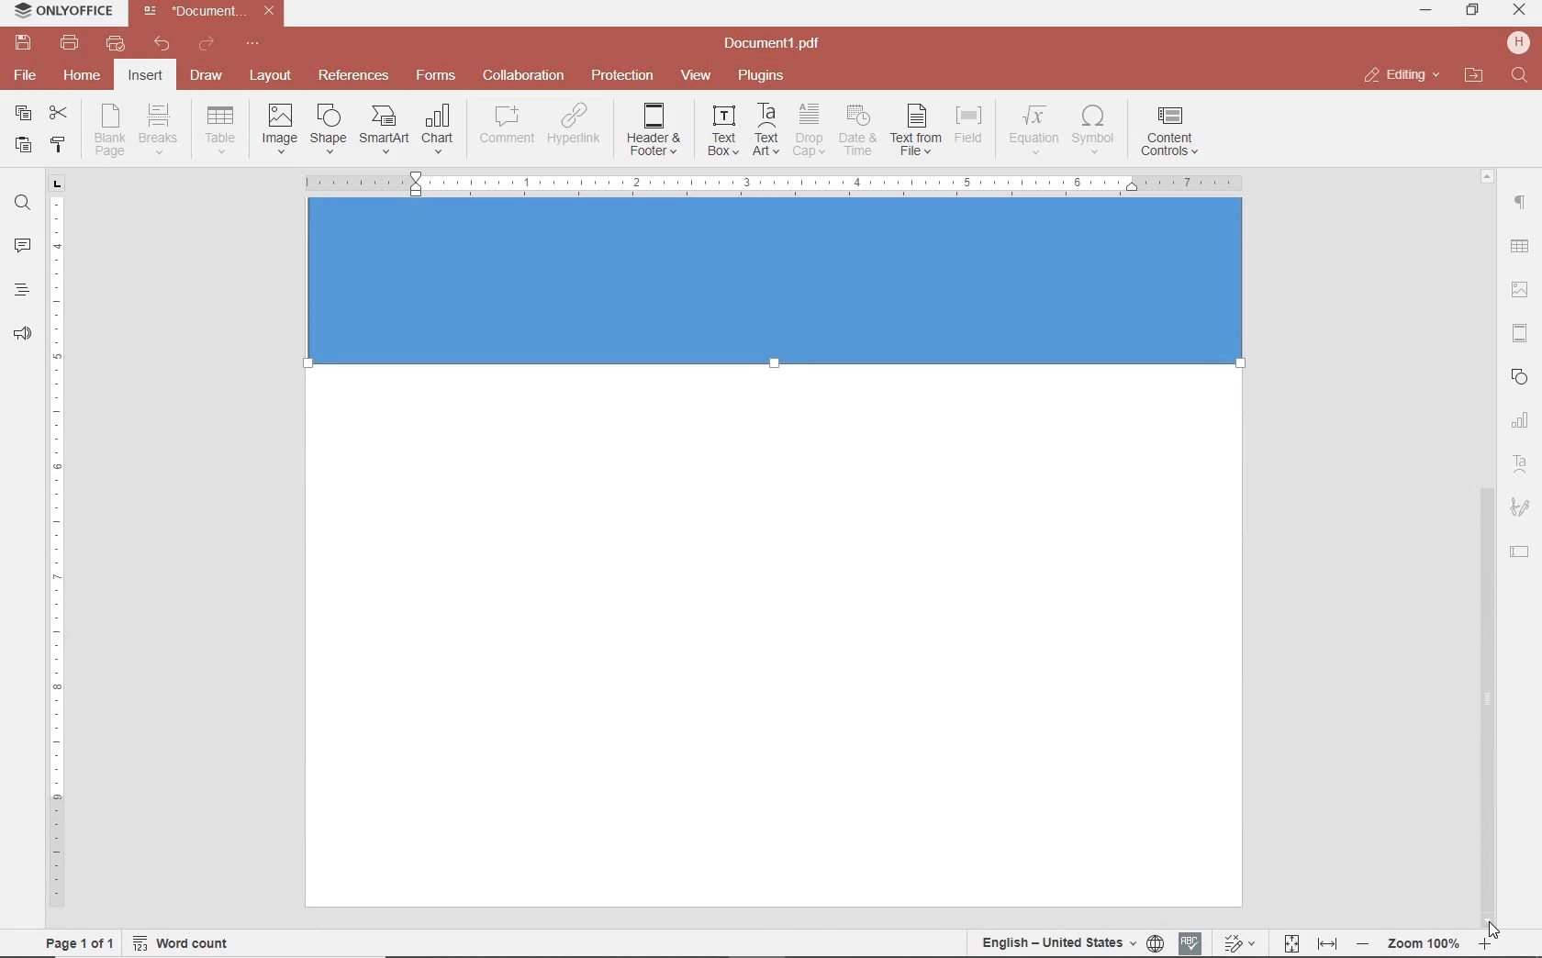 This screenshot has width=1542, height=958. Describe the element at coordinates (22, 247) in the screenshot. I see `comments` at that location.